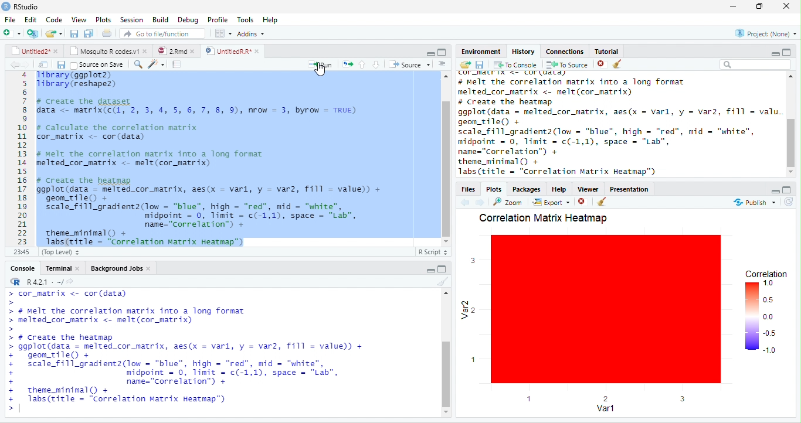 This screenshot has height=423, width=801. I want to click on search, so click(152, 64).